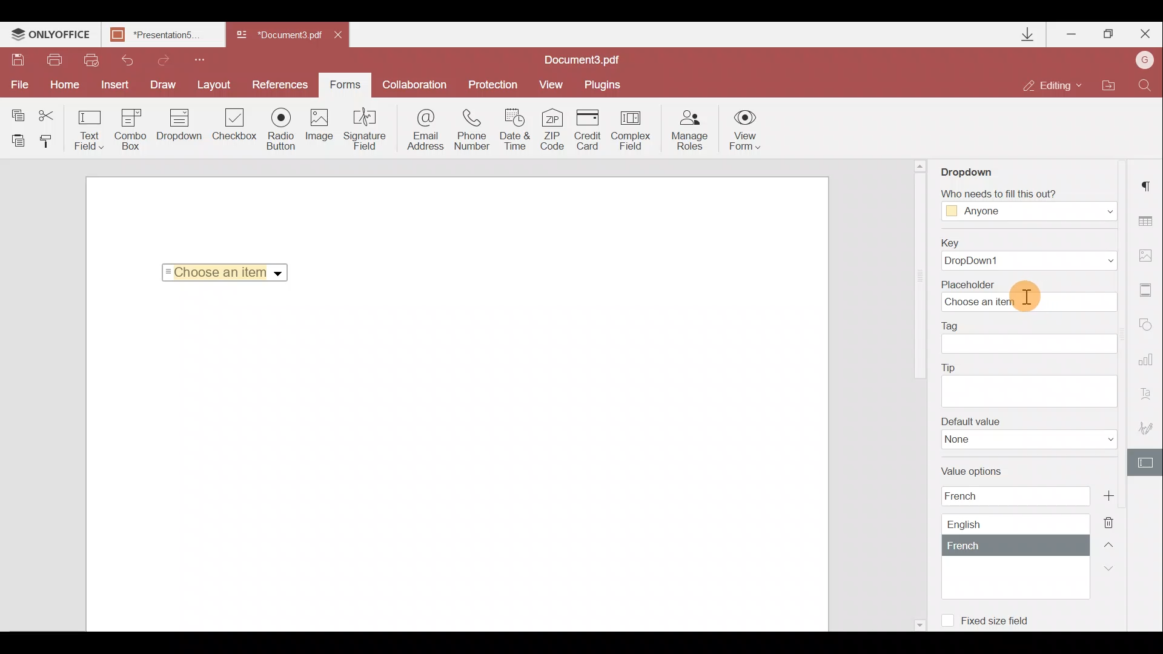 The image size is (1163, 654). I want to click on scroll bar, so click(918, 278).